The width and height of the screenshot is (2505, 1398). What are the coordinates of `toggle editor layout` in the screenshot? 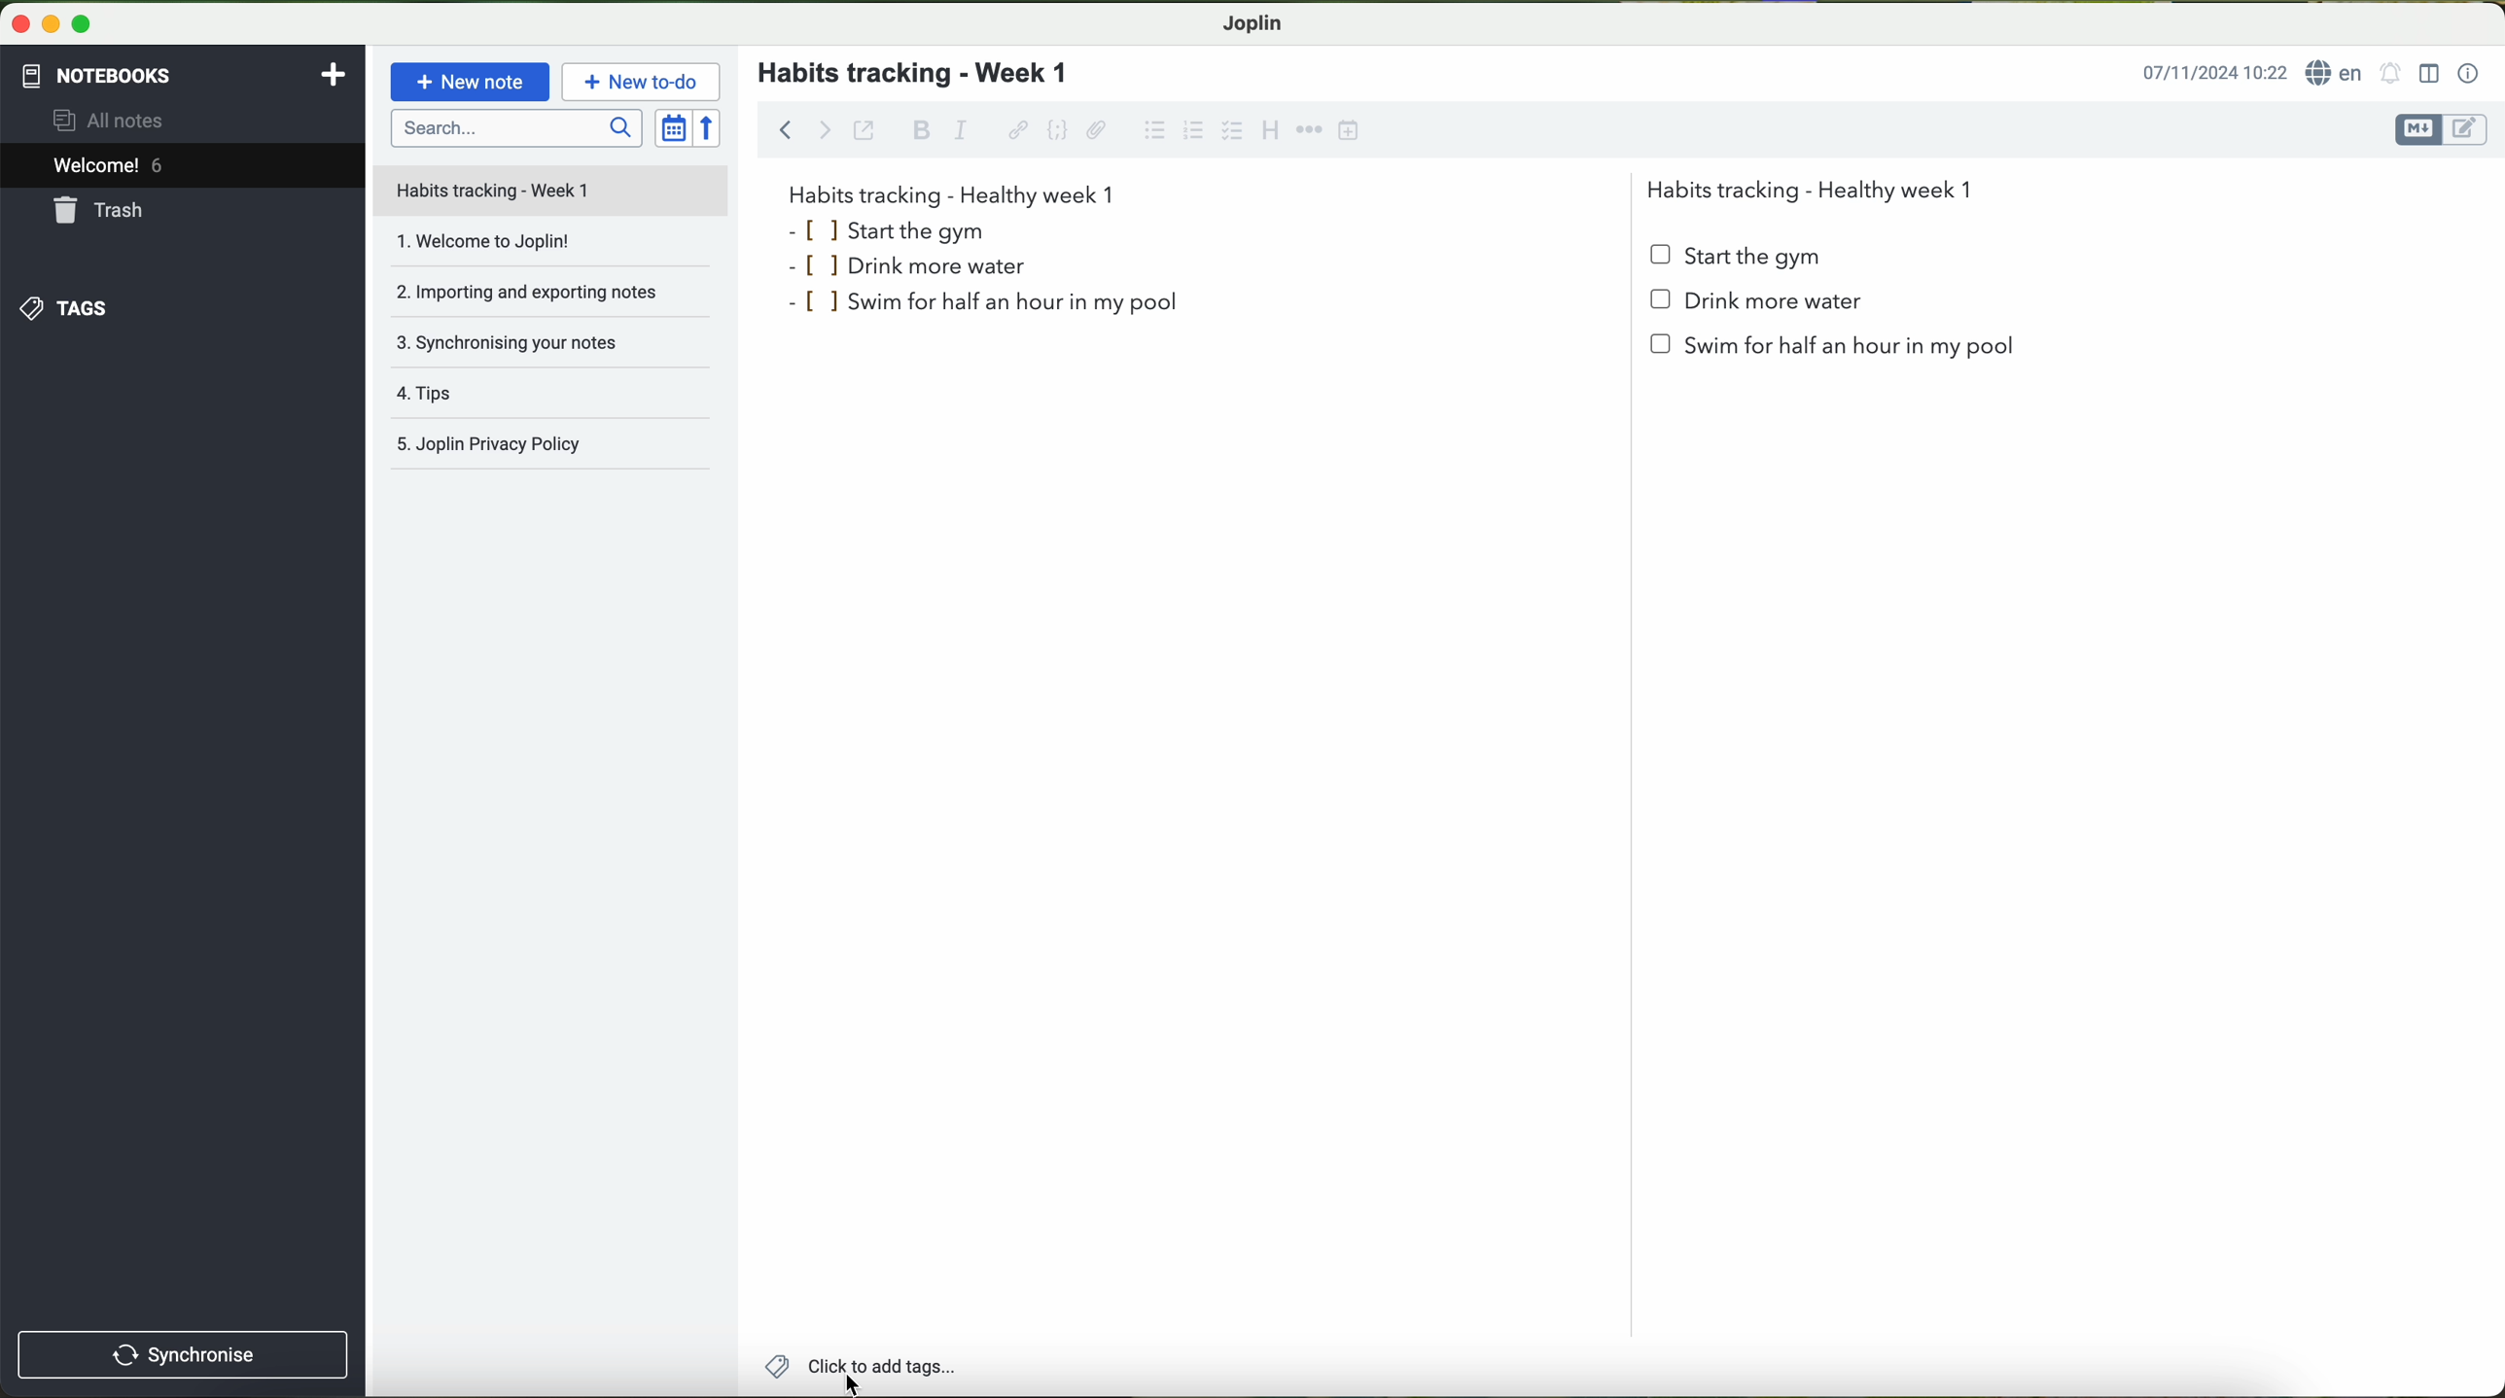 It's located at (2430, 74).